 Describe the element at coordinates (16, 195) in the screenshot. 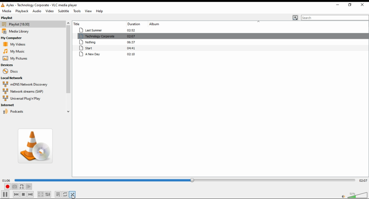

I see `previous media in list, skips backward when held` at that location.